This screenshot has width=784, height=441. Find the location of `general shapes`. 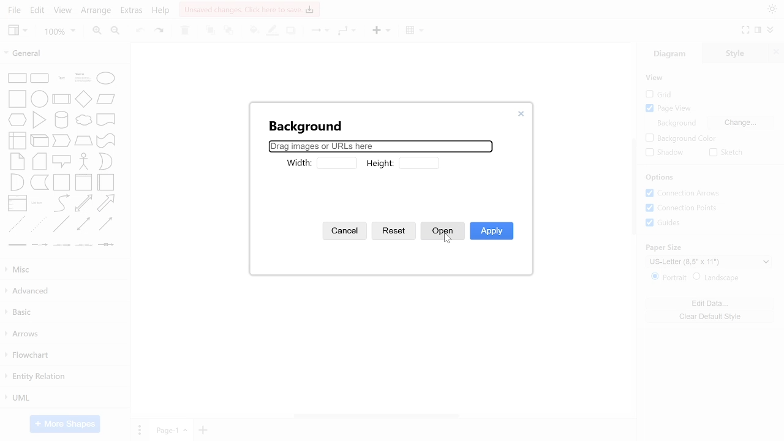

general shapes is located at coordinates (59, 224).